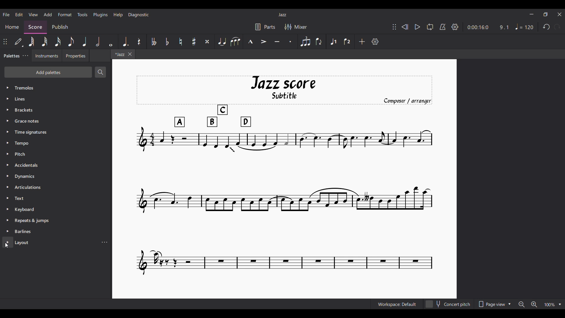 The width and height of the screenshot is (565, 318). Describe the element at coordinates (71, 42) in the screenshot. I see `8th note` at that location.